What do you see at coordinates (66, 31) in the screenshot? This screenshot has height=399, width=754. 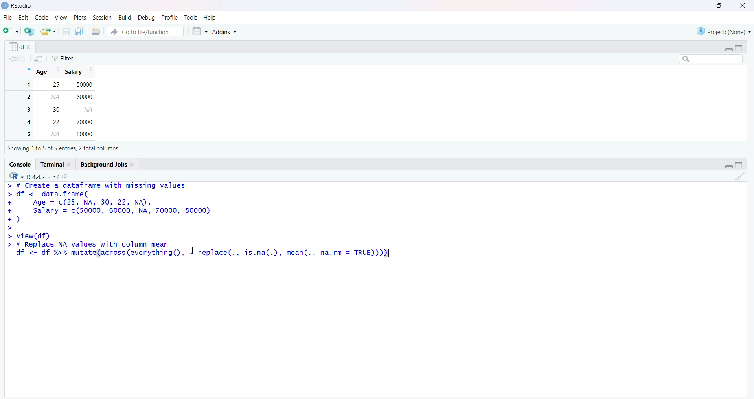 I see `Save current document (Ctrl + S)` at bounding box center [66, 31].